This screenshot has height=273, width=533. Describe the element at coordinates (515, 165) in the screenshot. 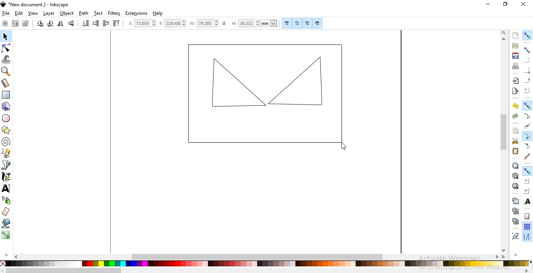

I see `zoom to fit selection` at that location.